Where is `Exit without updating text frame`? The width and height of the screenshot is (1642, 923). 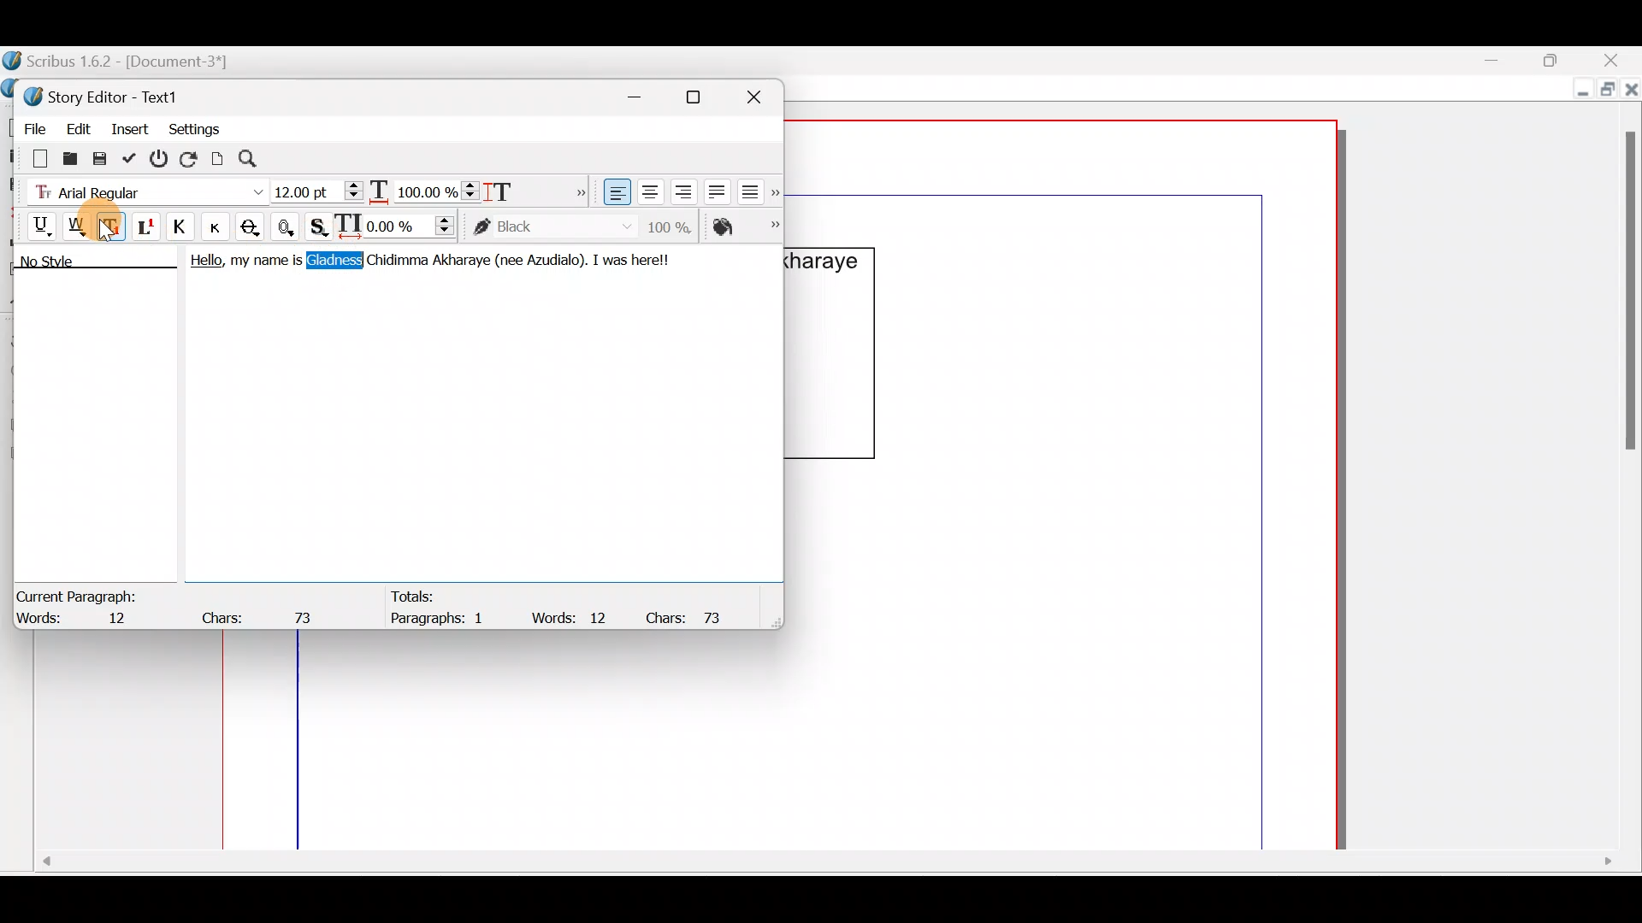 Exit without updating text frame is located at coordinates (162, 158).